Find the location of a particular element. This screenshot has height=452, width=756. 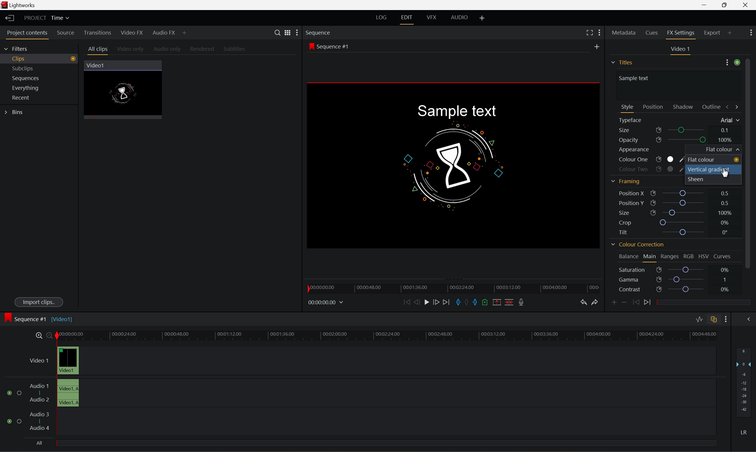

0.1 is located at coordinates (725, 130).